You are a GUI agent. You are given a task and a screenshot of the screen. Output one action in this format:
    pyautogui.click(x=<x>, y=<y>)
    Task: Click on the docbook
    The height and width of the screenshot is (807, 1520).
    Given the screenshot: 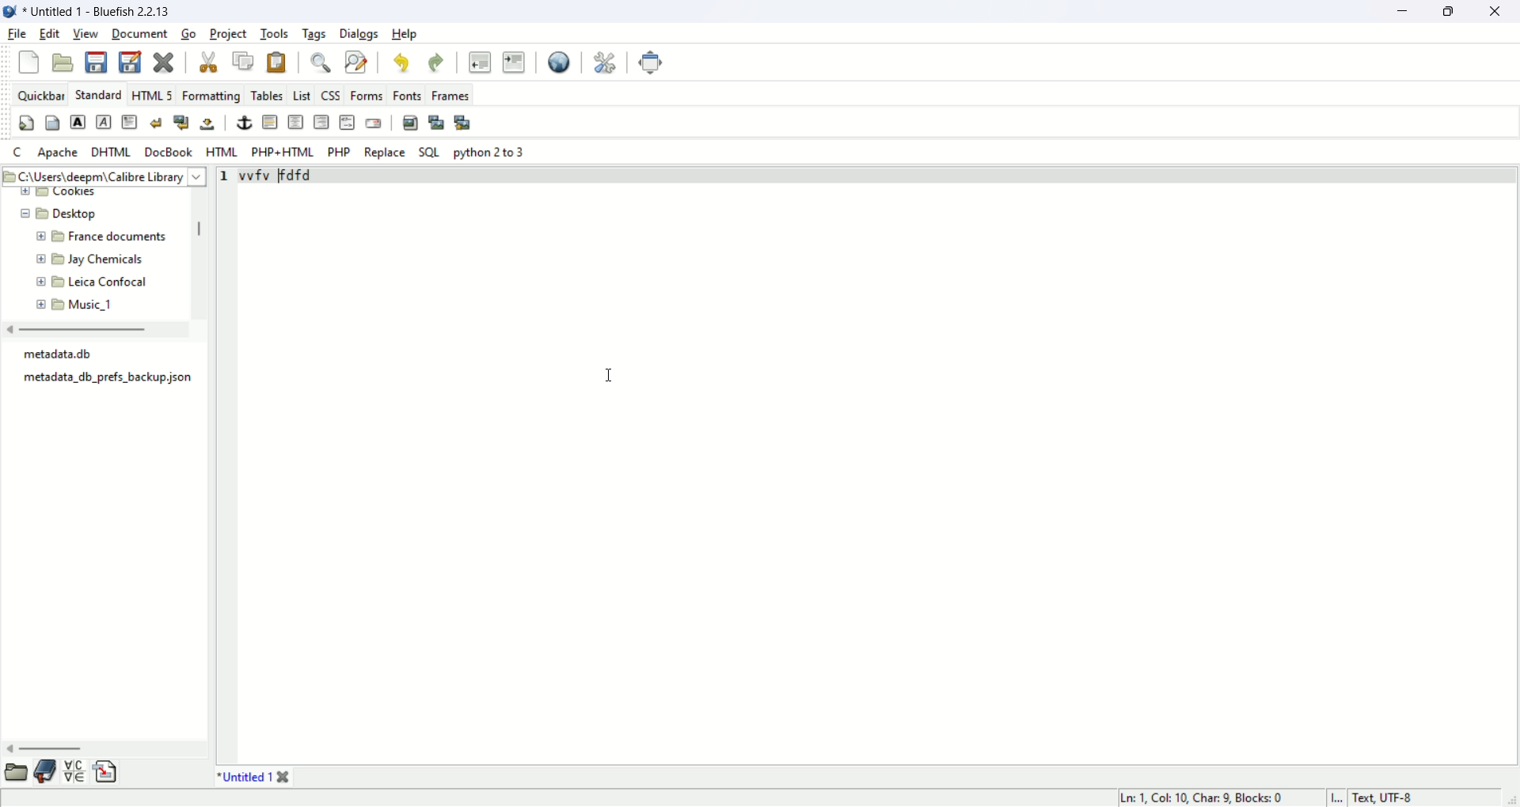 What is the action you would take?
    pyautogui.click(x=167, y=153)
    